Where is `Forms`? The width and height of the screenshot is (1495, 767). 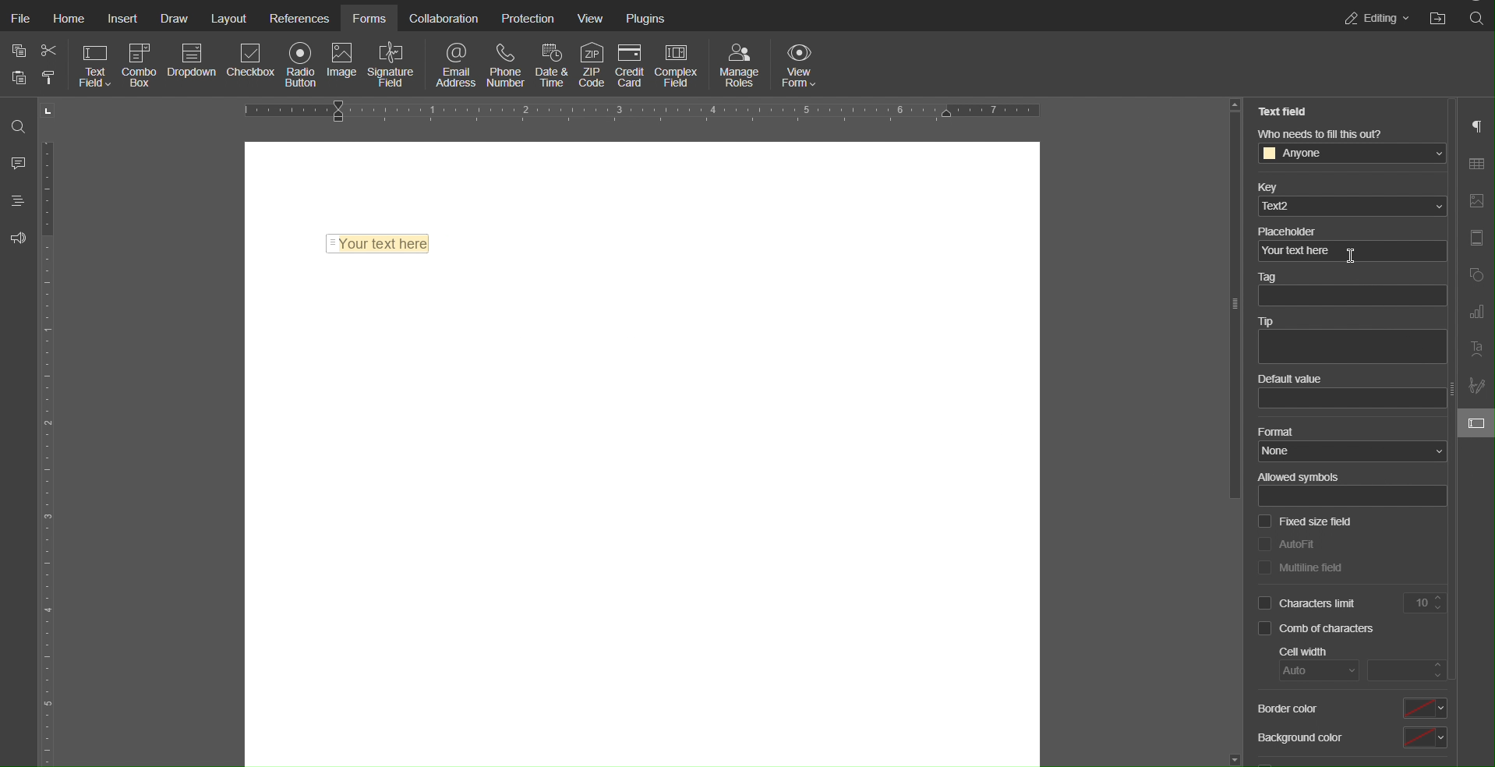
Forms is located at coordinates (369, 19).